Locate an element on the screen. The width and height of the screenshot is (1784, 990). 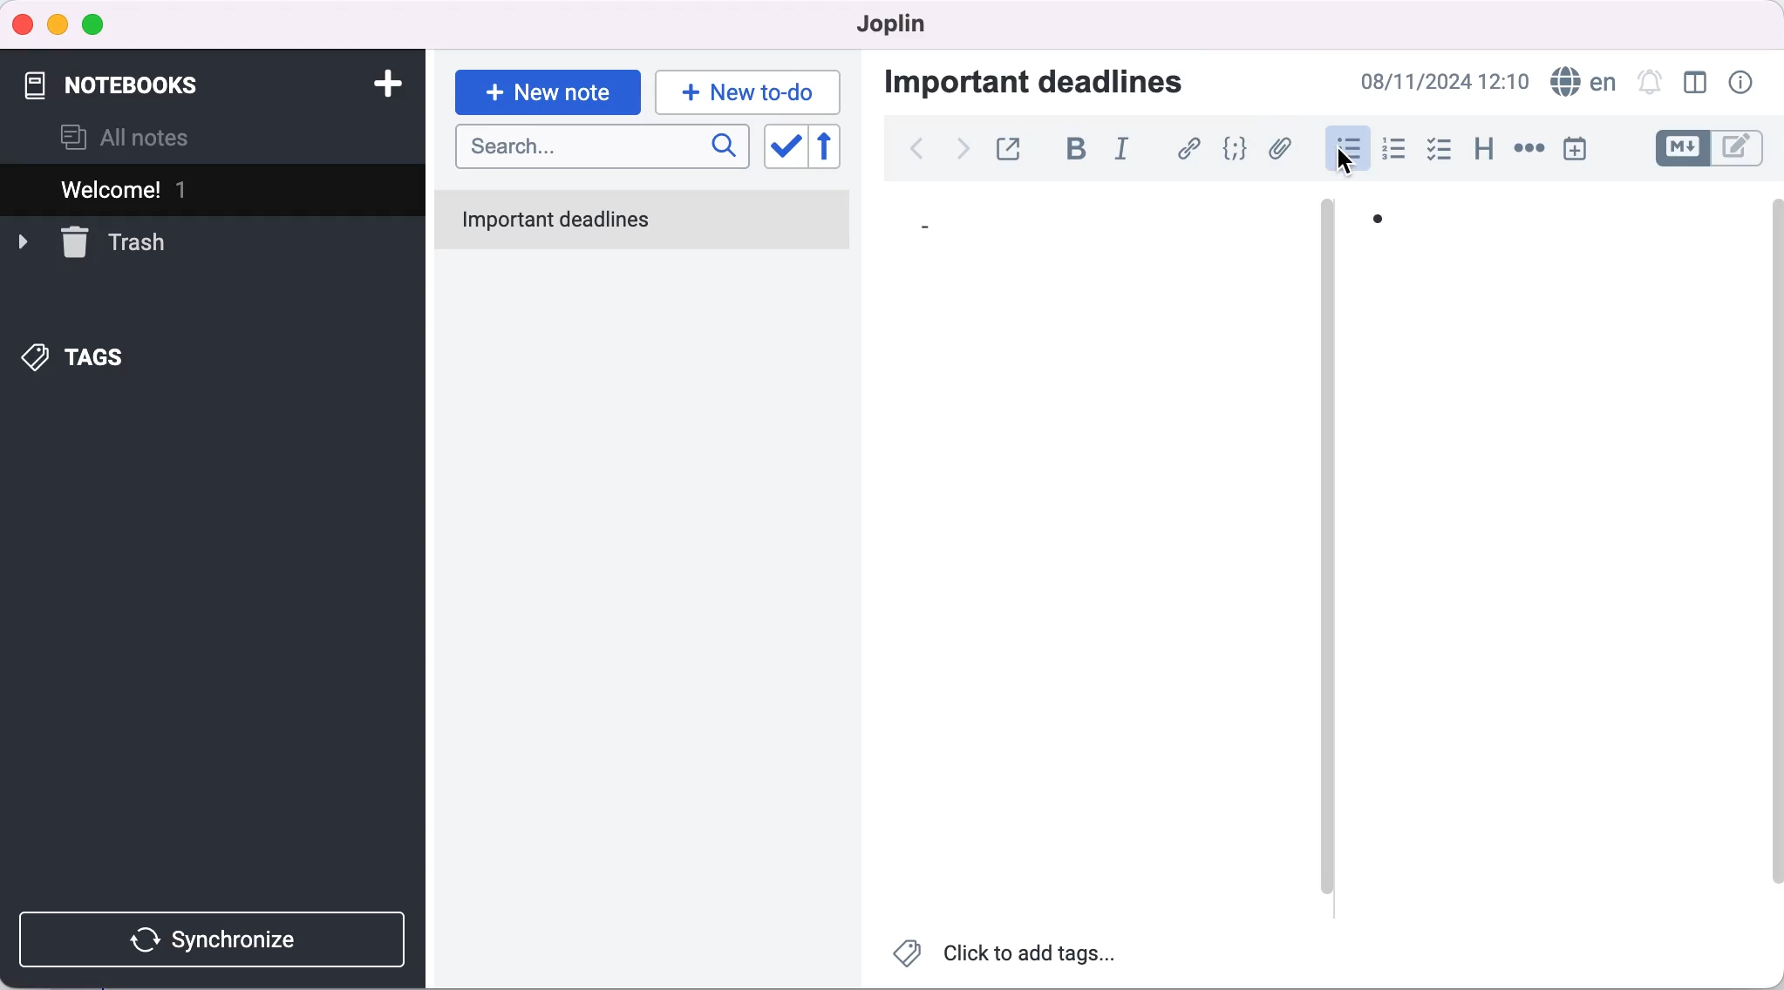
numbered list is located at coordinates (1392, 150).